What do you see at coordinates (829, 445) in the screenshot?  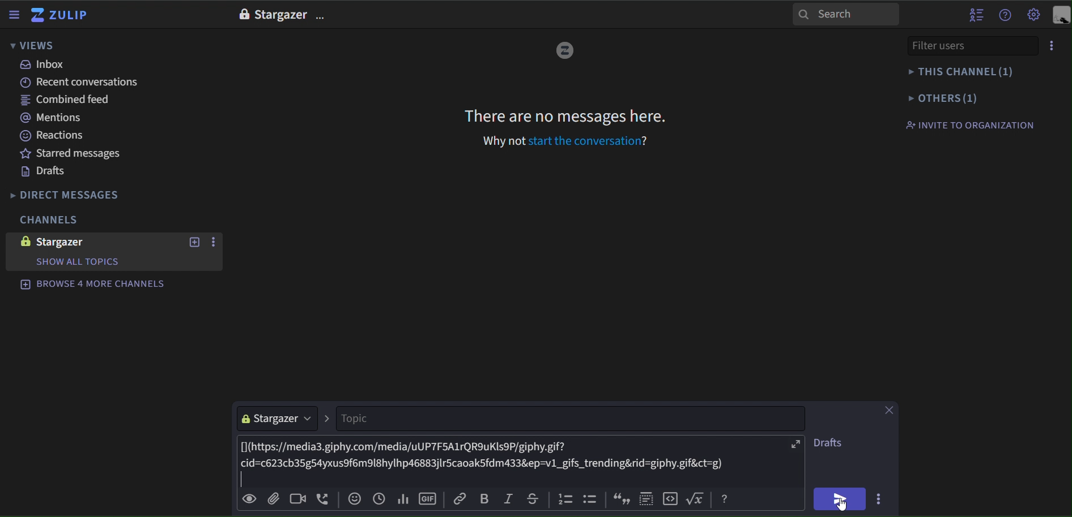 I see `drafts` at bounding box center [829, 445].